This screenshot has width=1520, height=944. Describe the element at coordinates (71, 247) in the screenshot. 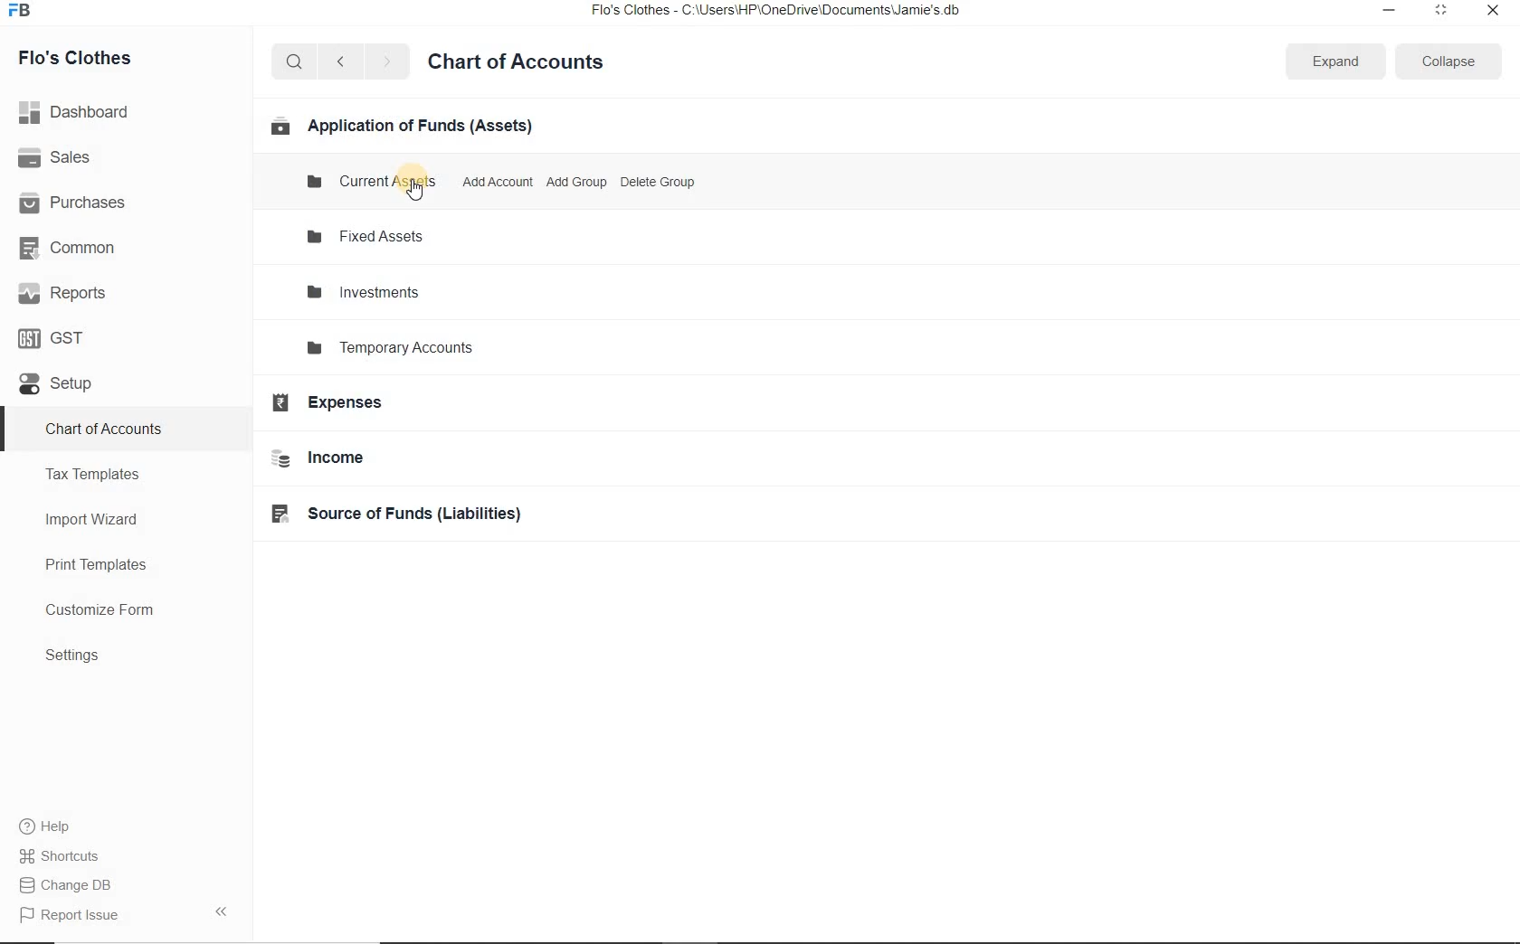

I see `Common` at that location.